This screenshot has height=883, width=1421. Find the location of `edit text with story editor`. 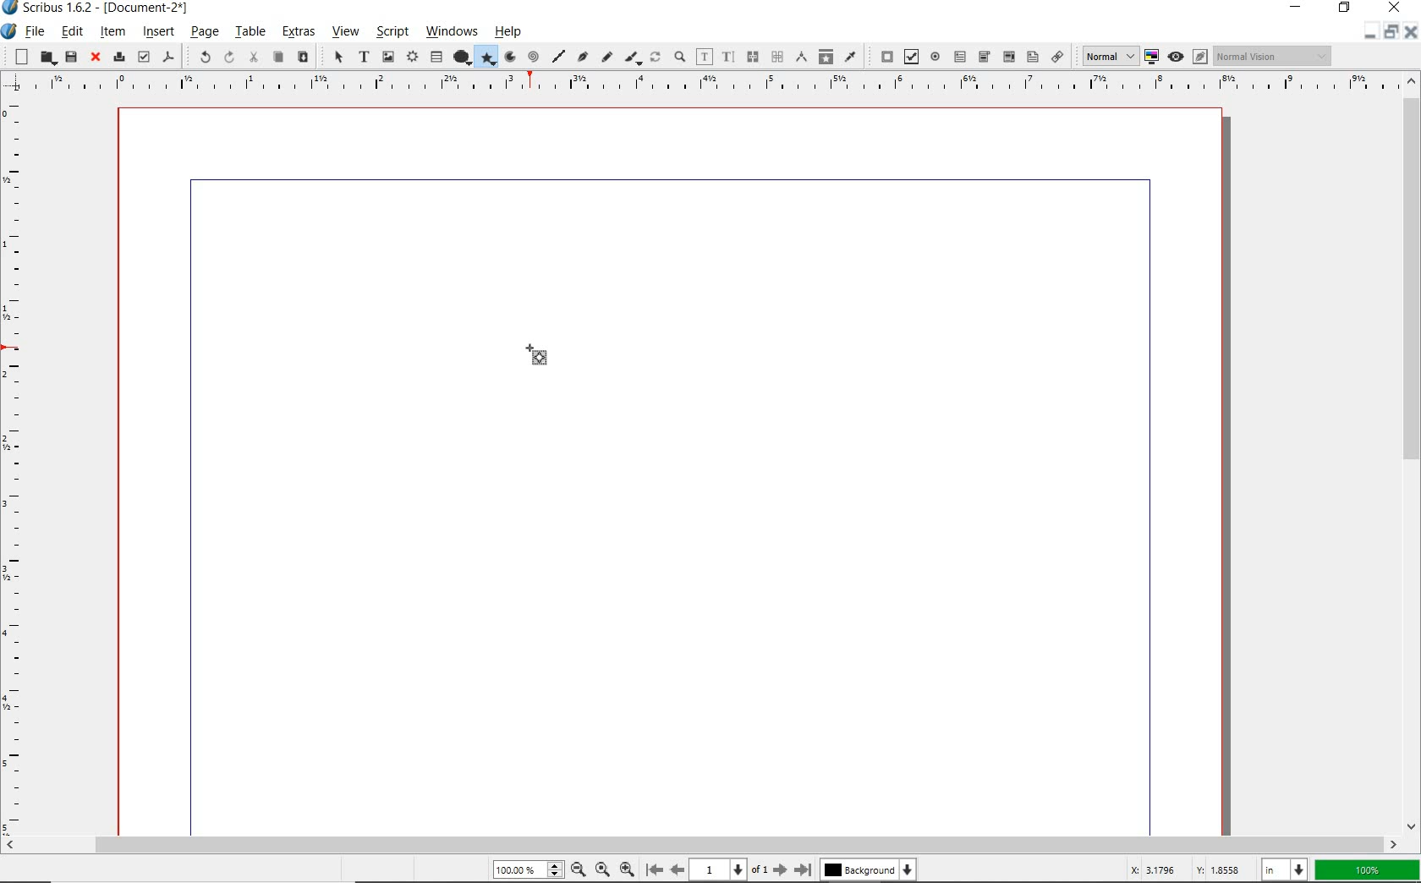

edit text with story editor is located at coordinates (729, 56).